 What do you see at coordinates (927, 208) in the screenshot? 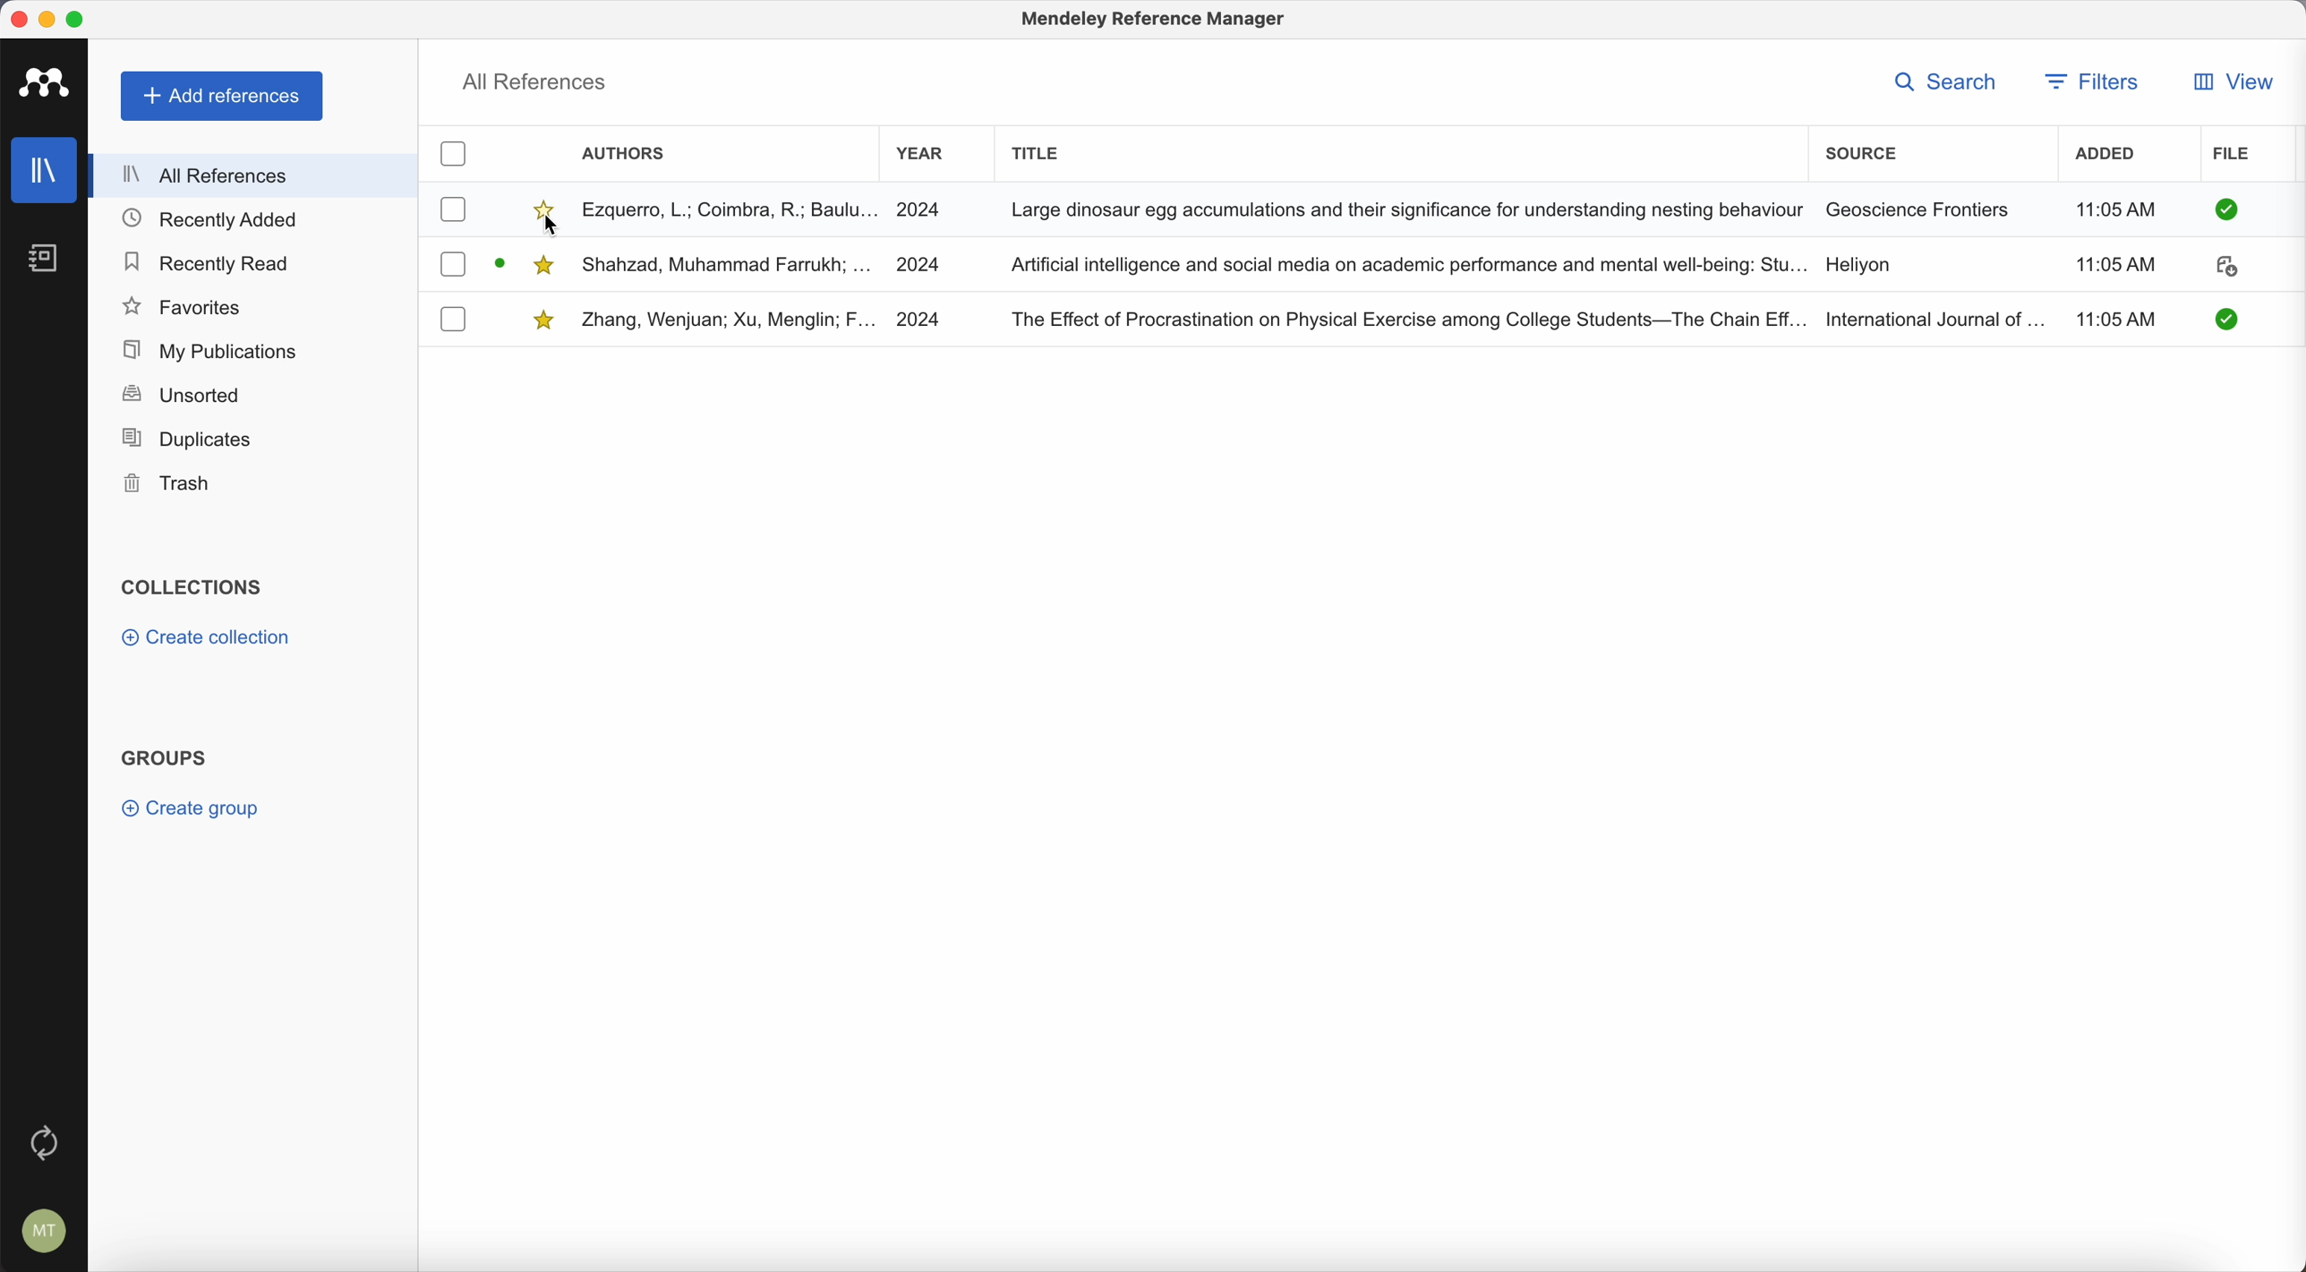
I see `2024` at bounding box center [927, 208].